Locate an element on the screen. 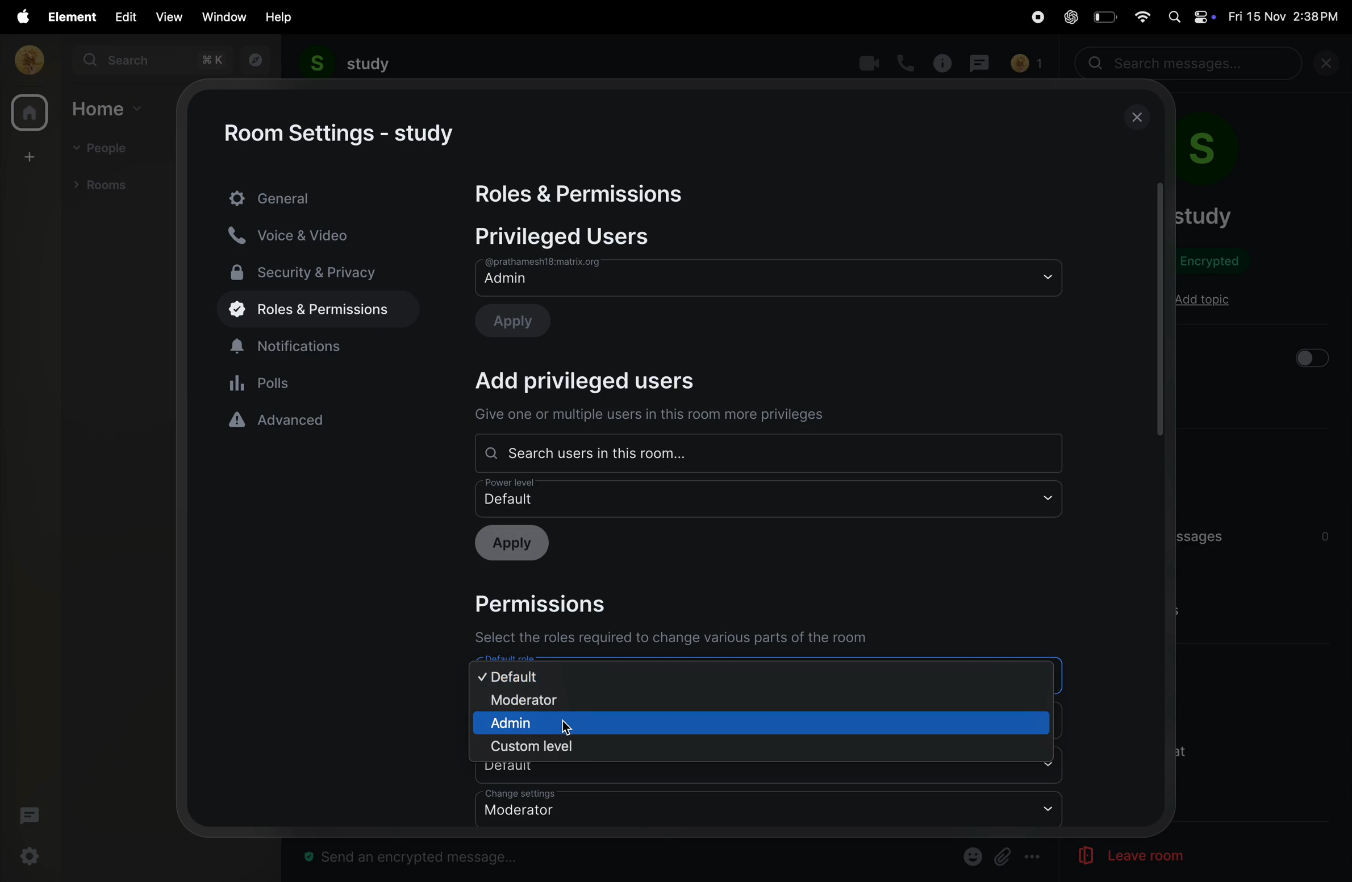  settings is located at coordinates (31, 856).